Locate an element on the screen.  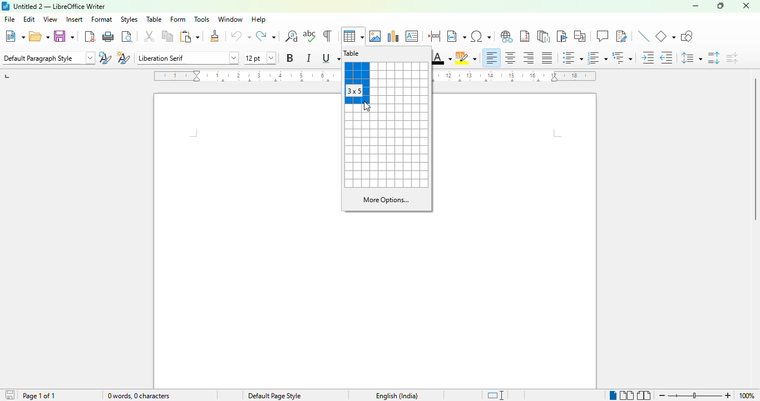
bold is located at coordinates (290, 58).